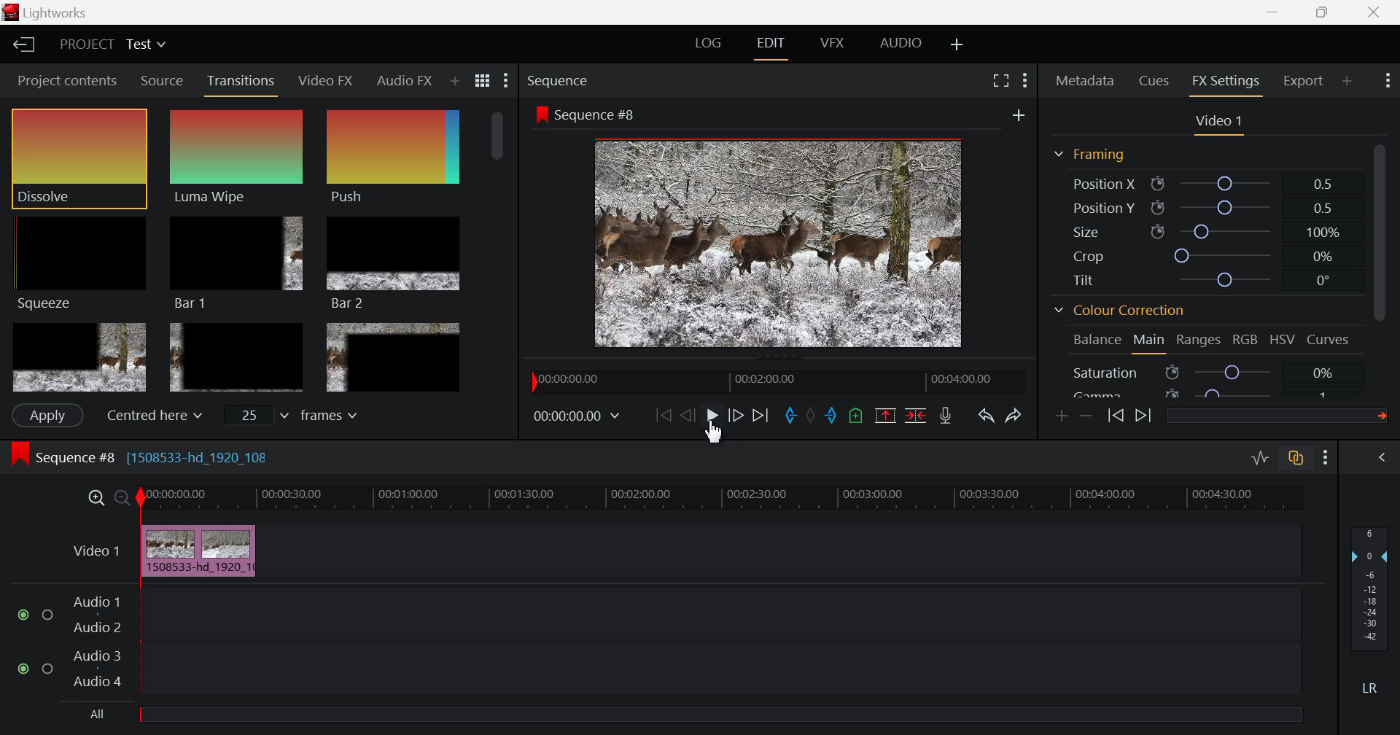 This screenshot has height=735, width=1400. I want to click on Main Tab Open, so click(1150, 341).